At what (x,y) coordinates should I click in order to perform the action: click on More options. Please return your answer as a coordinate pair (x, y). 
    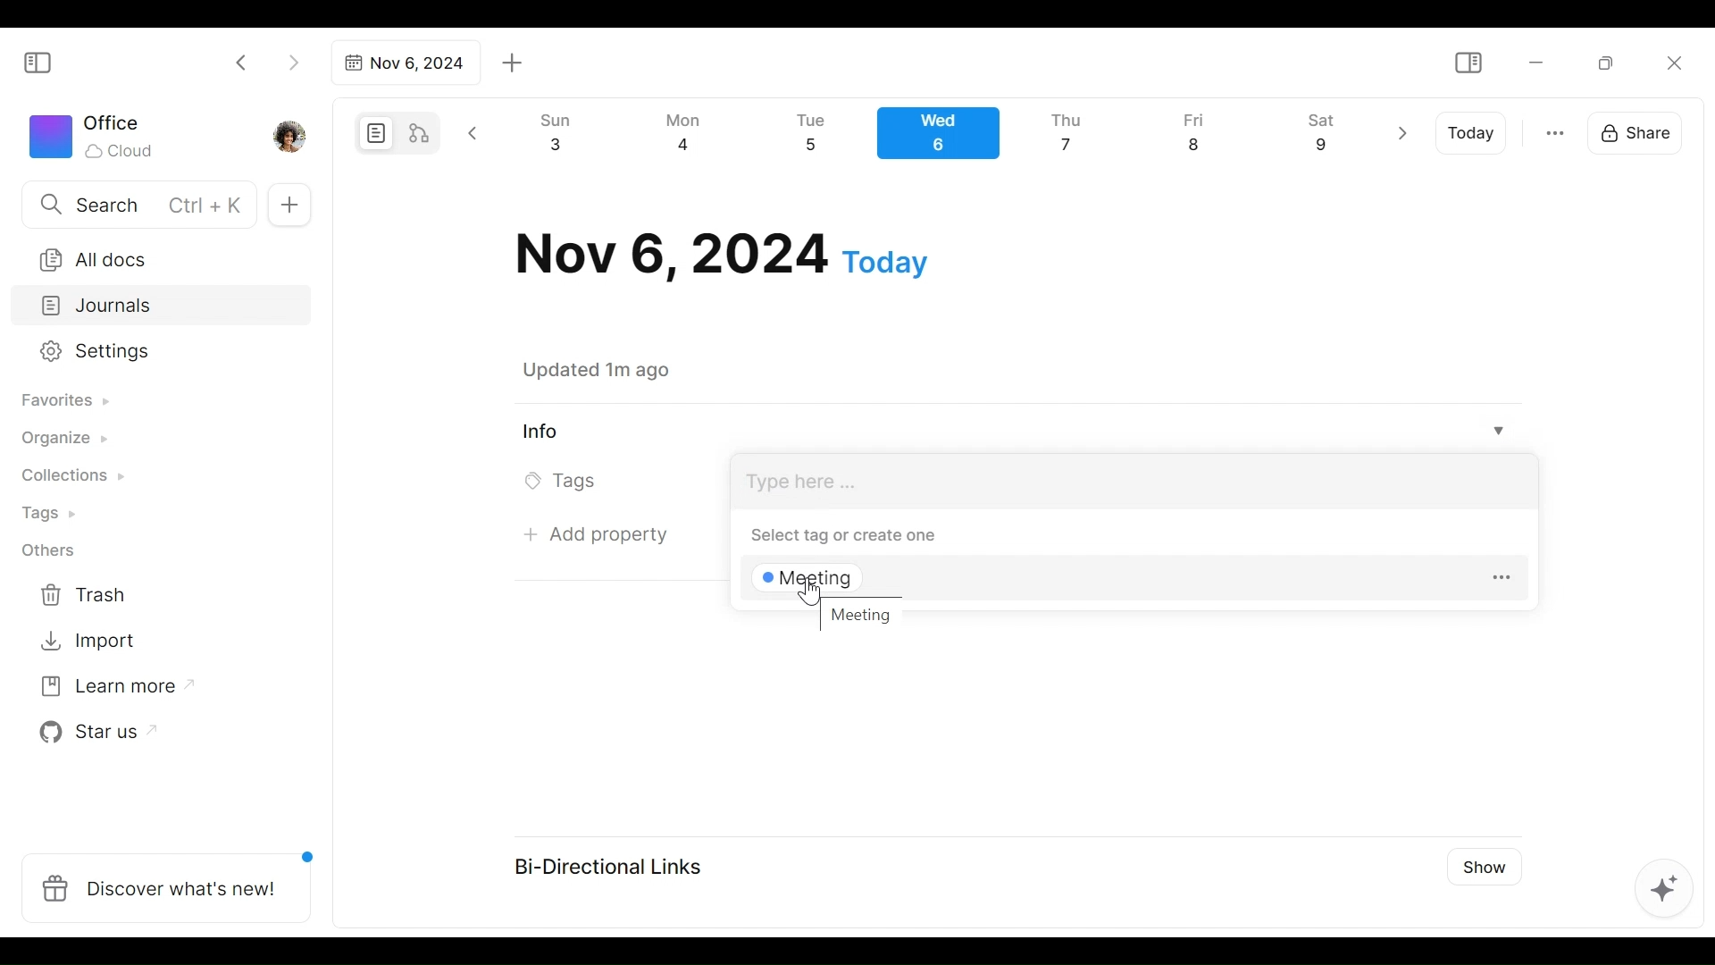
    Looking at the image, I should click on (1502, 580).